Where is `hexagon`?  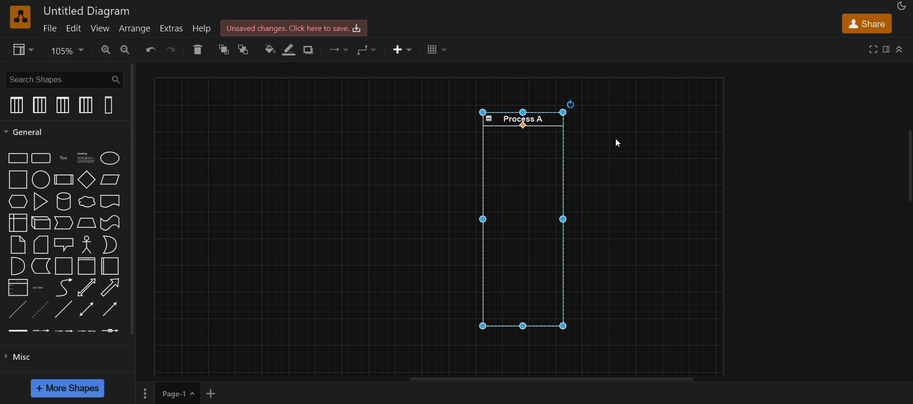
hexagon is located at coordinates (19, 202).